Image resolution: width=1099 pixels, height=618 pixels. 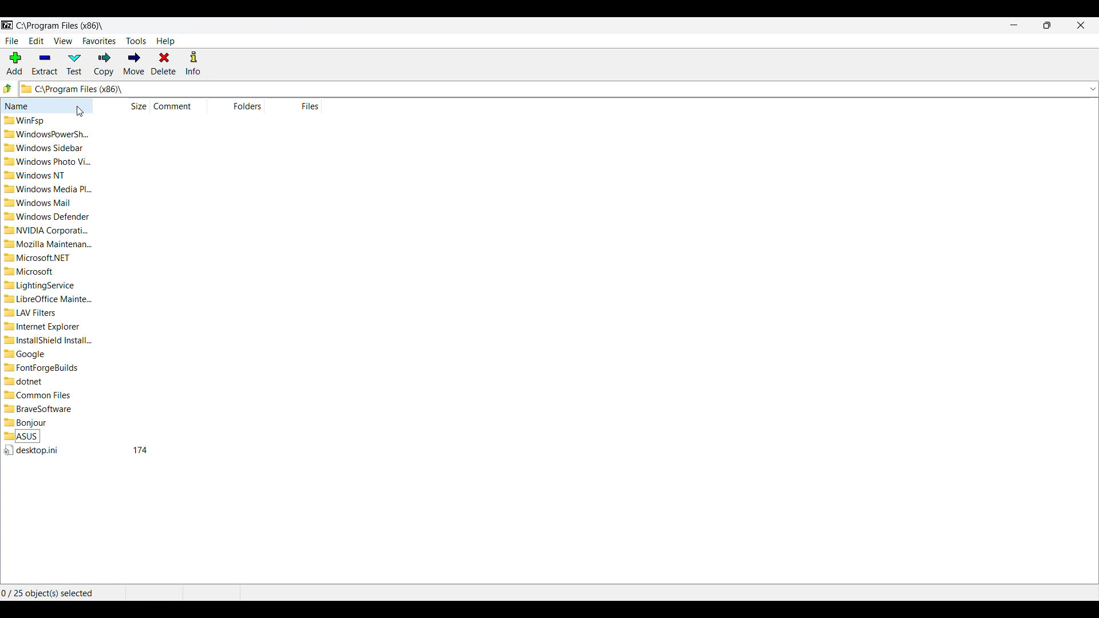 I want to click on Minimize, so click(x=1014, y=25).